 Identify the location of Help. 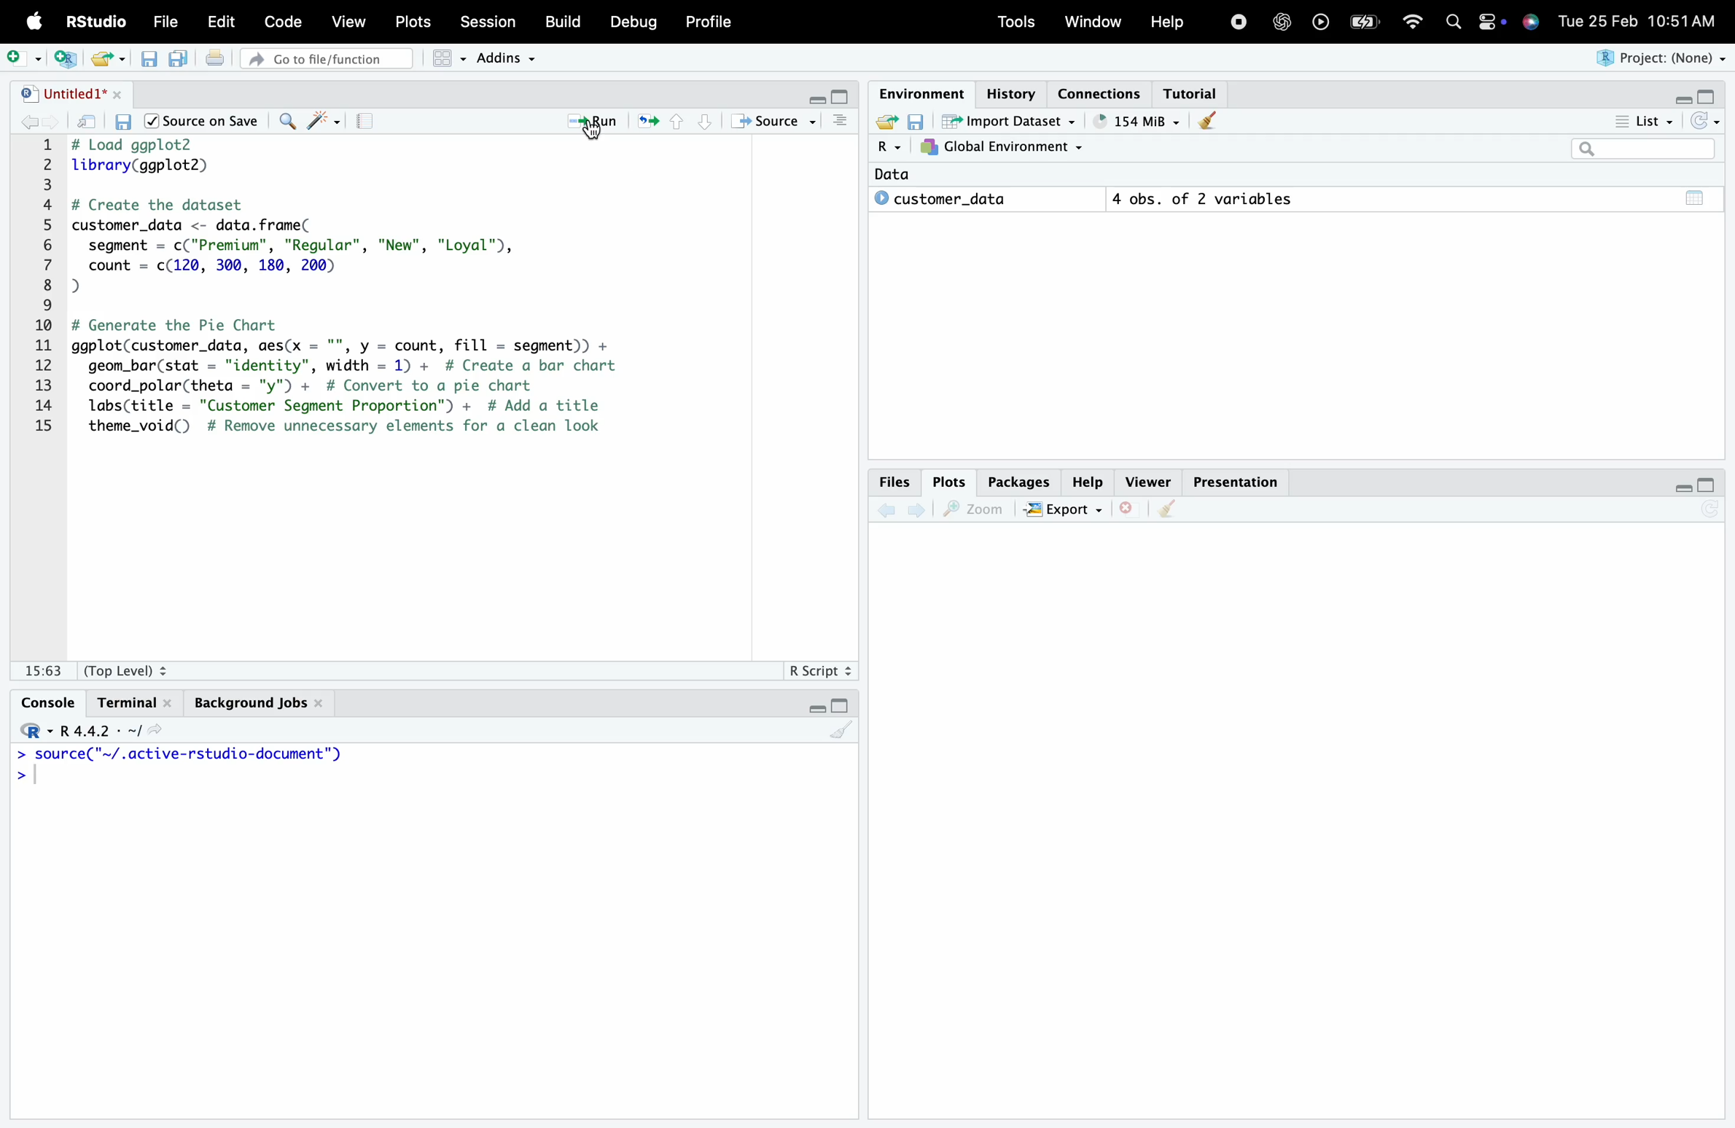
(1168, 20).